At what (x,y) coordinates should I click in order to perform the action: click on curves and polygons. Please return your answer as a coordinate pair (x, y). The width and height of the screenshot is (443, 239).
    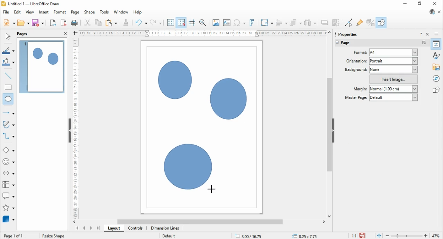
    Looking at the image, I should click on (9, 125).